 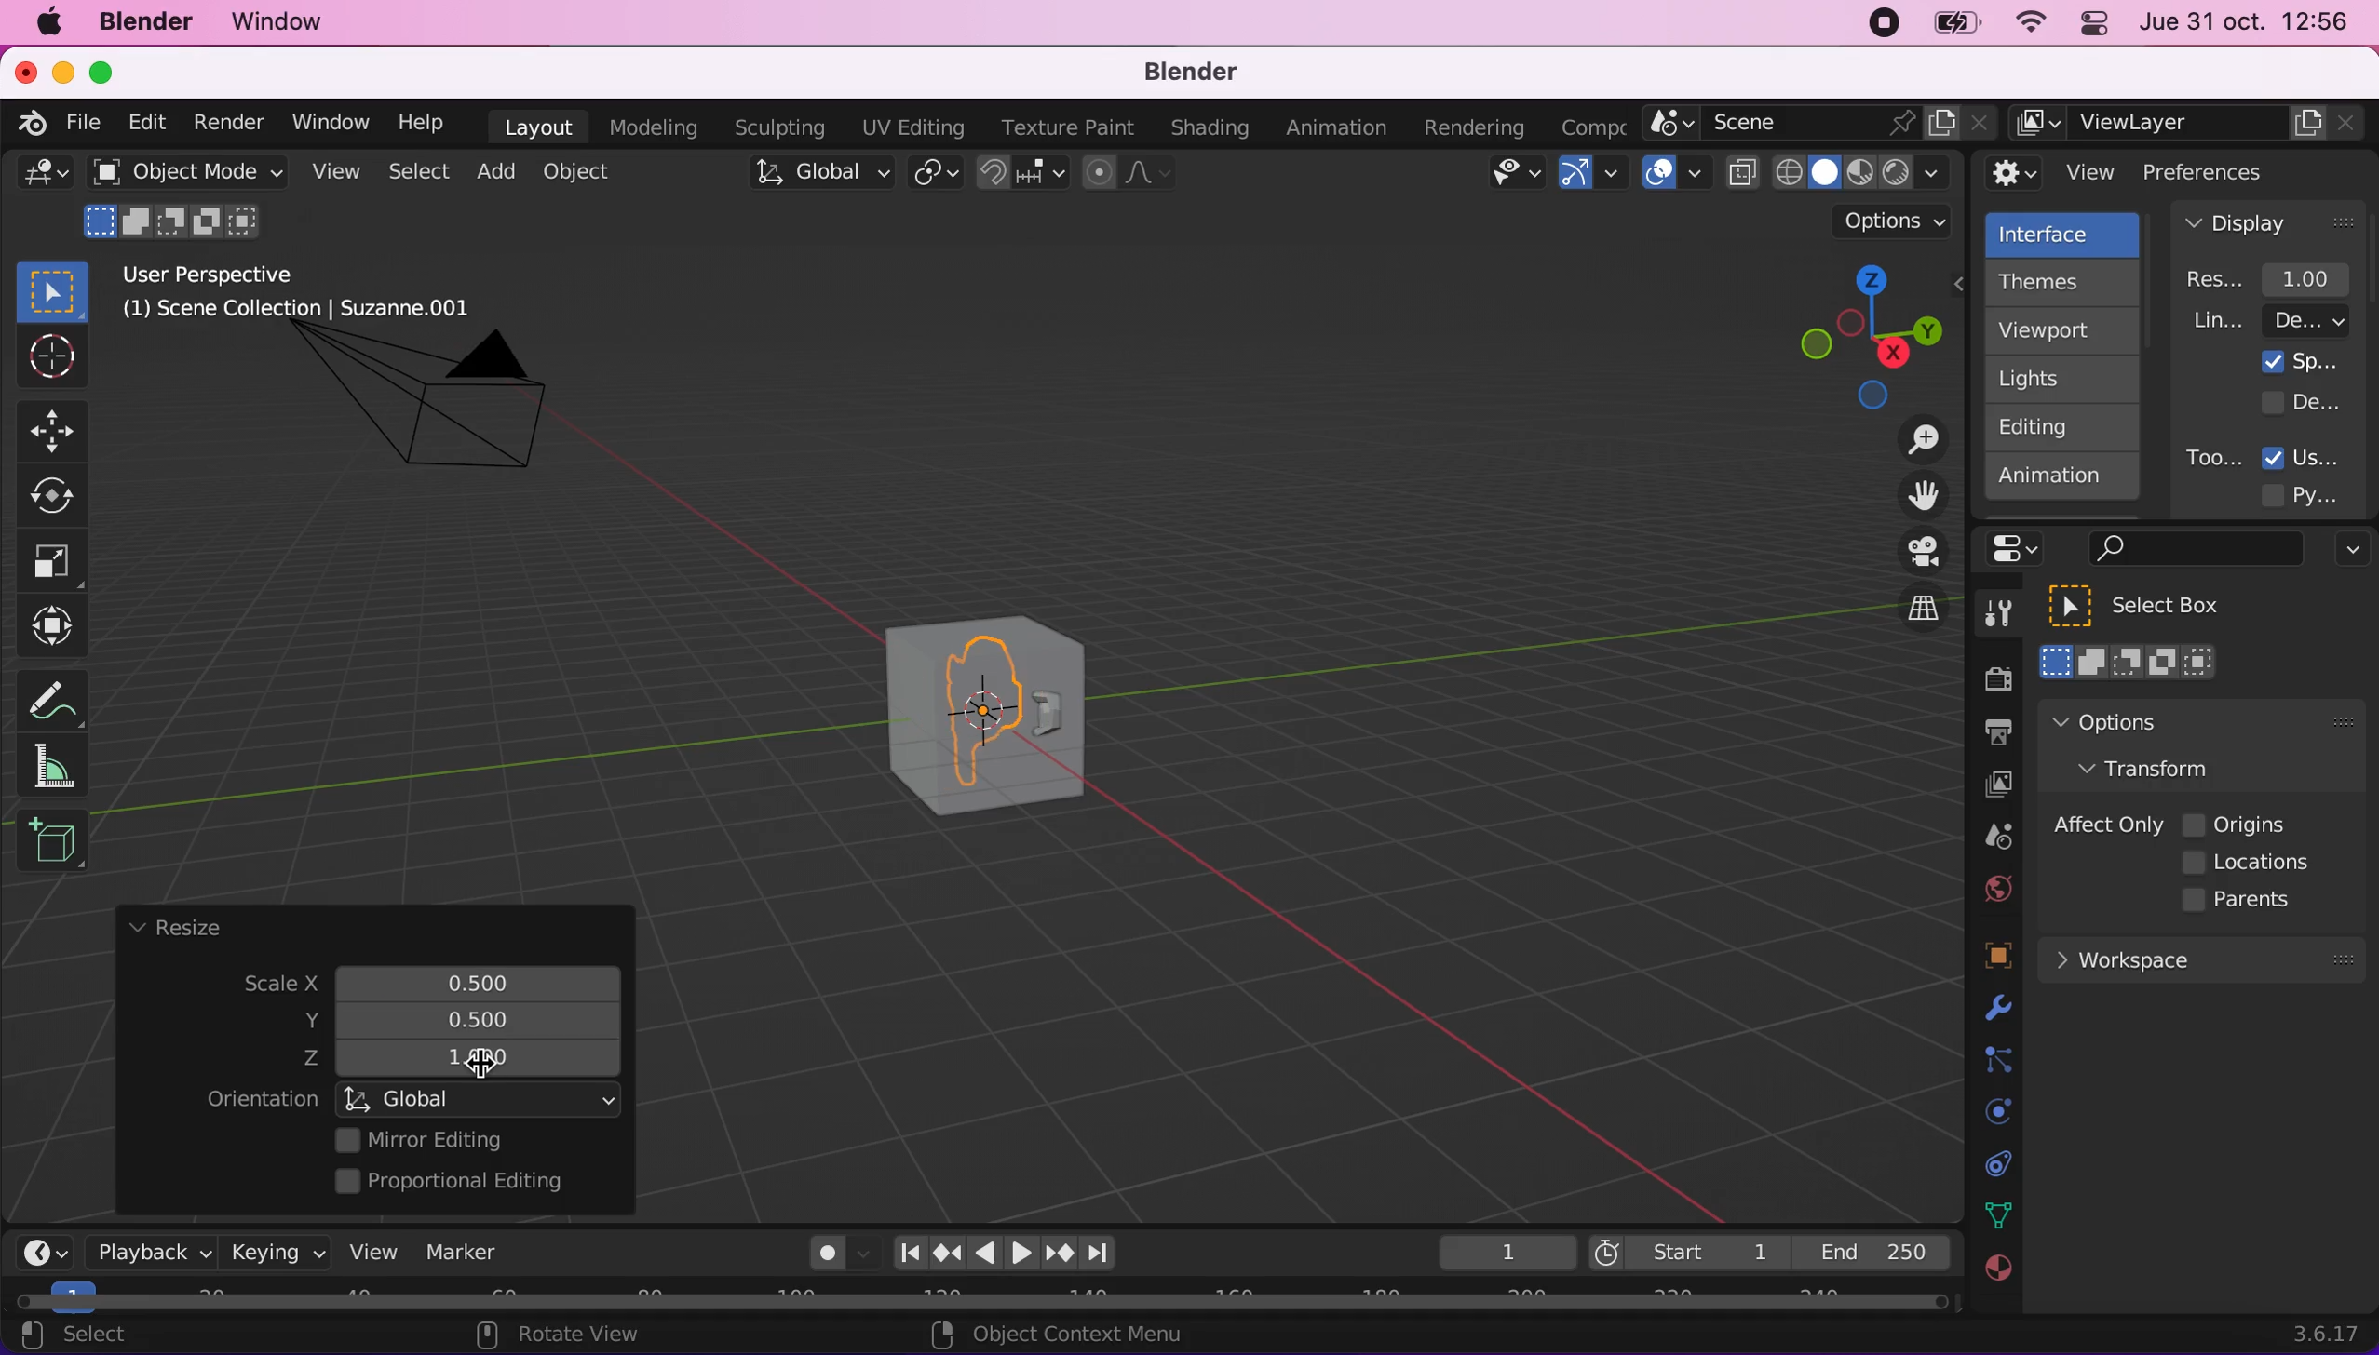 I want to click on global, so click(x=481, y=1098).